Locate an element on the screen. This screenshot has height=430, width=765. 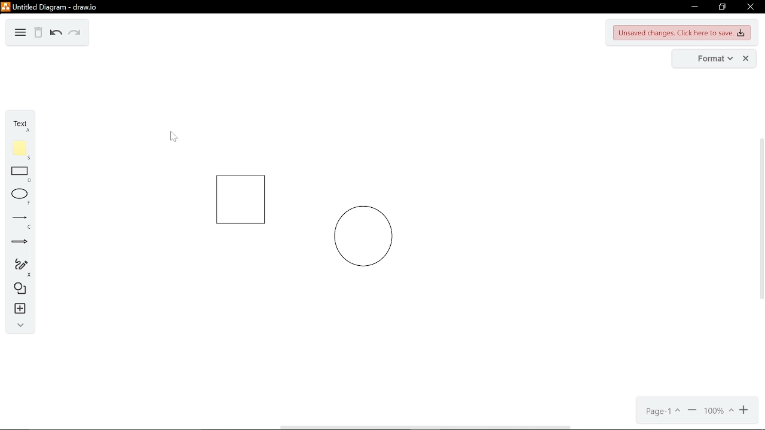
collapse is located at coordinates (17, 325).